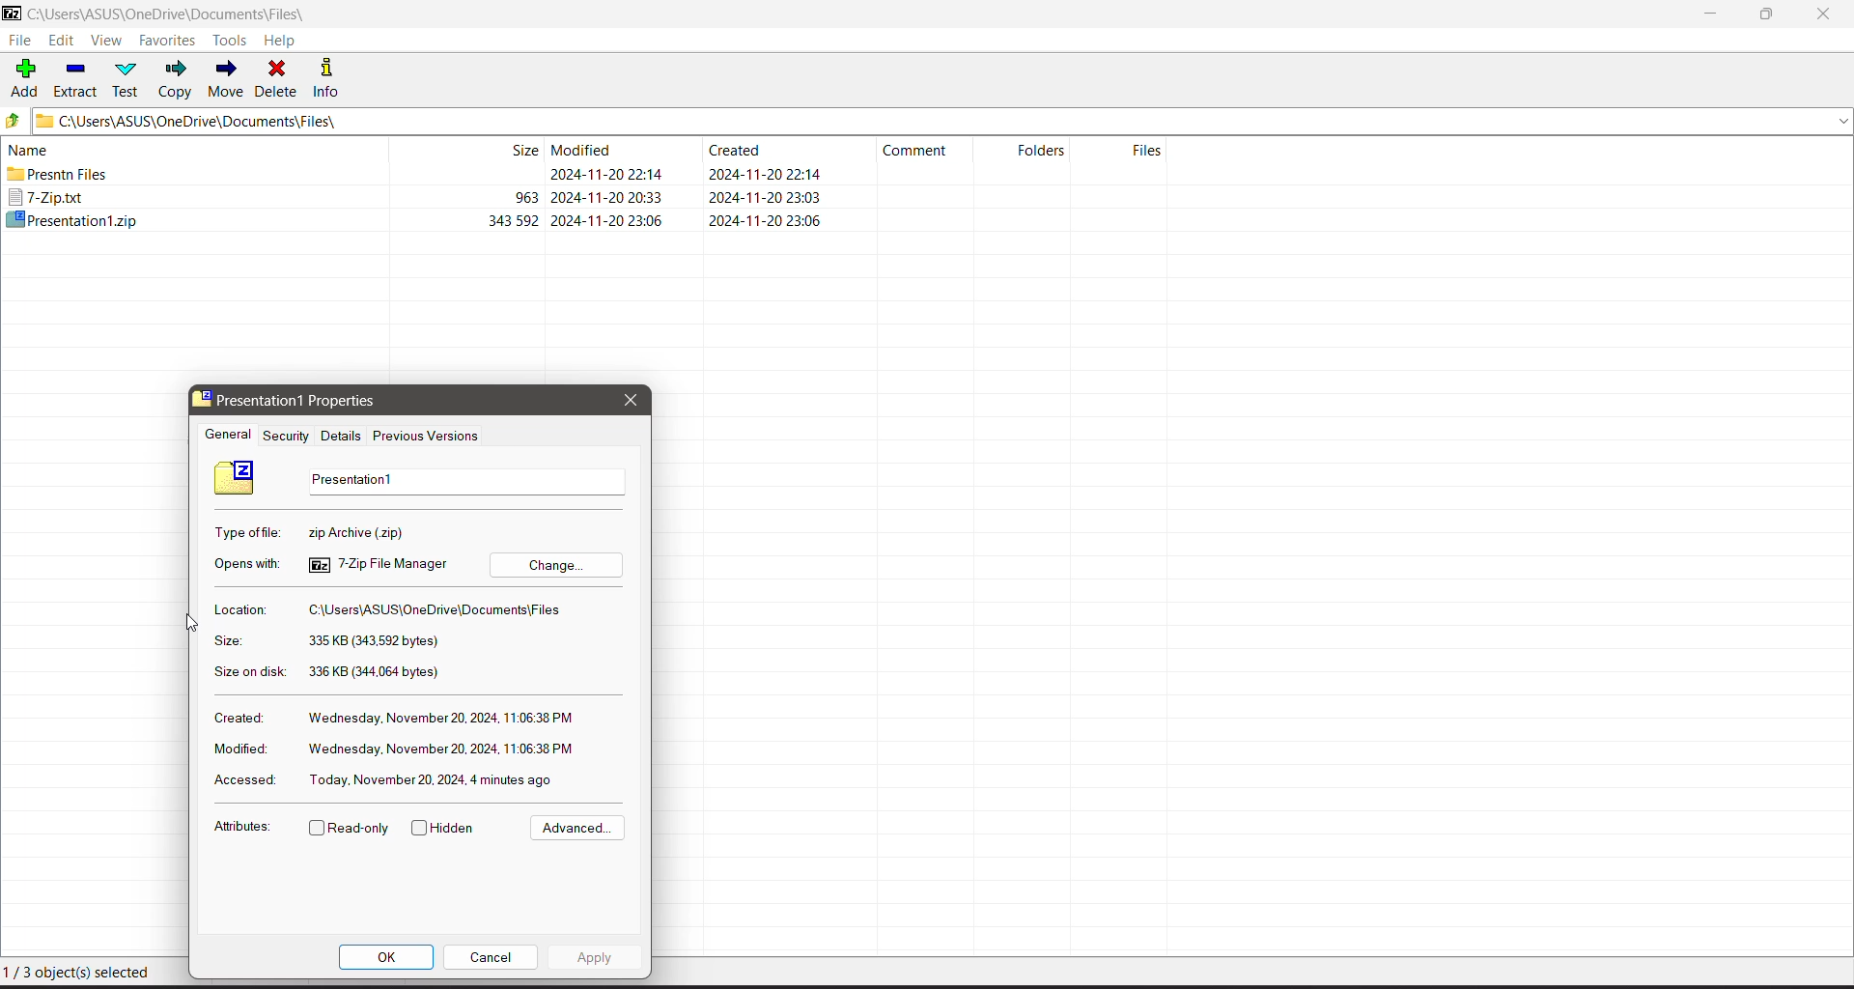  What do you see at coordinates (379, 643) in the screenshot?
I see `Selected file size` at bounding box center [379, 643].